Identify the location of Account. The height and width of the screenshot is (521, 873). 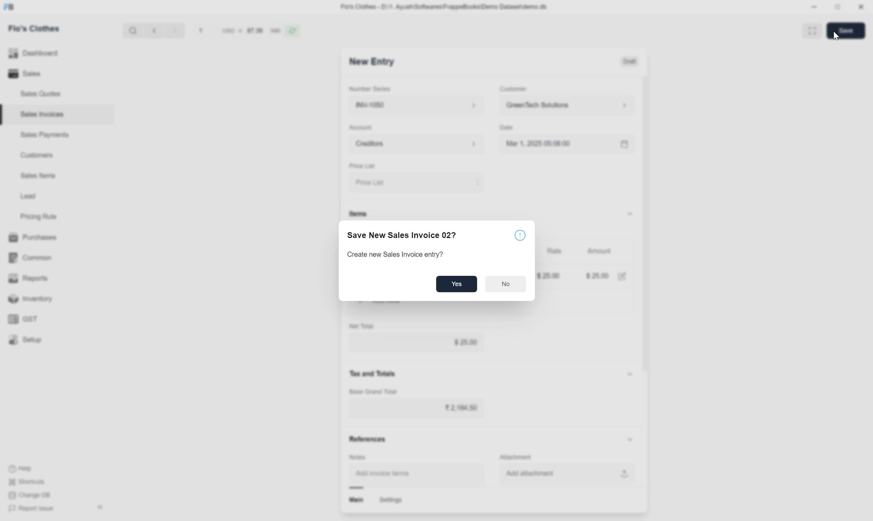
(362, 127).